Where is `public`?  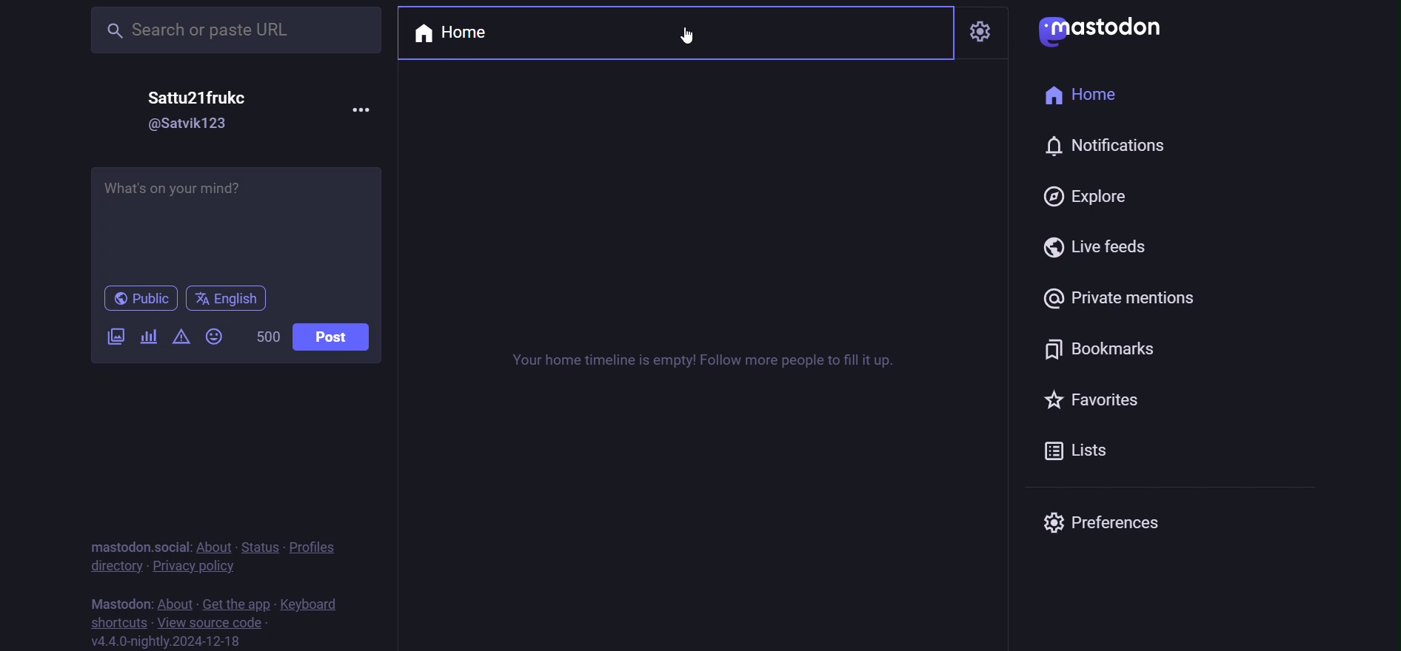 public is located at coordinates (143, 299).